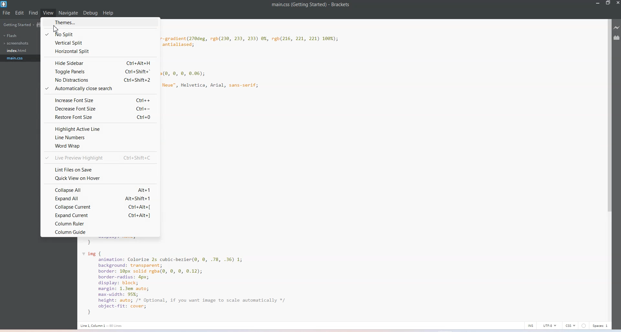  Describe the element at coordinates (90, 13) in the screenshot. I see `Debug` at that location.